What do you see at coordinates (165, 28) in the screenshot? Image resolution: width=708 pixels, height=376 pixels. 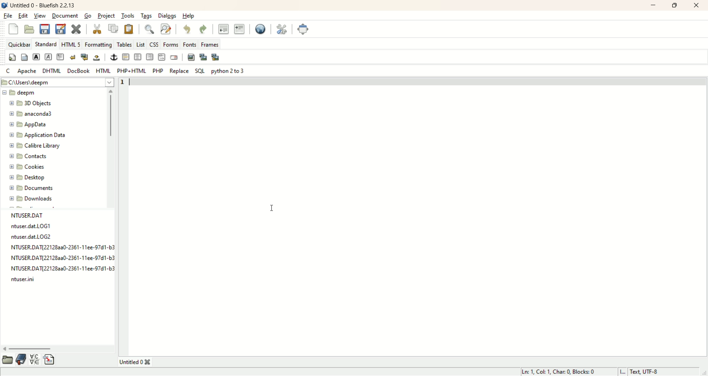 I see `advance find and replace` at bounding box center [165, 28].